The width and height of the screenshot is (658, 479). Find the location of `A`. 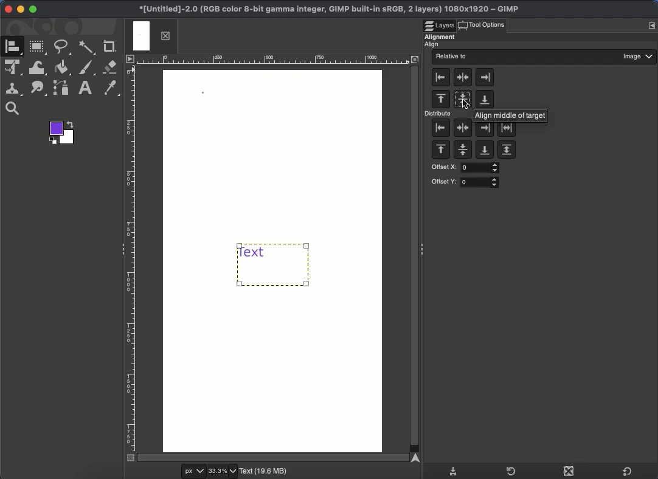

A is located at coordinates (15, 47).